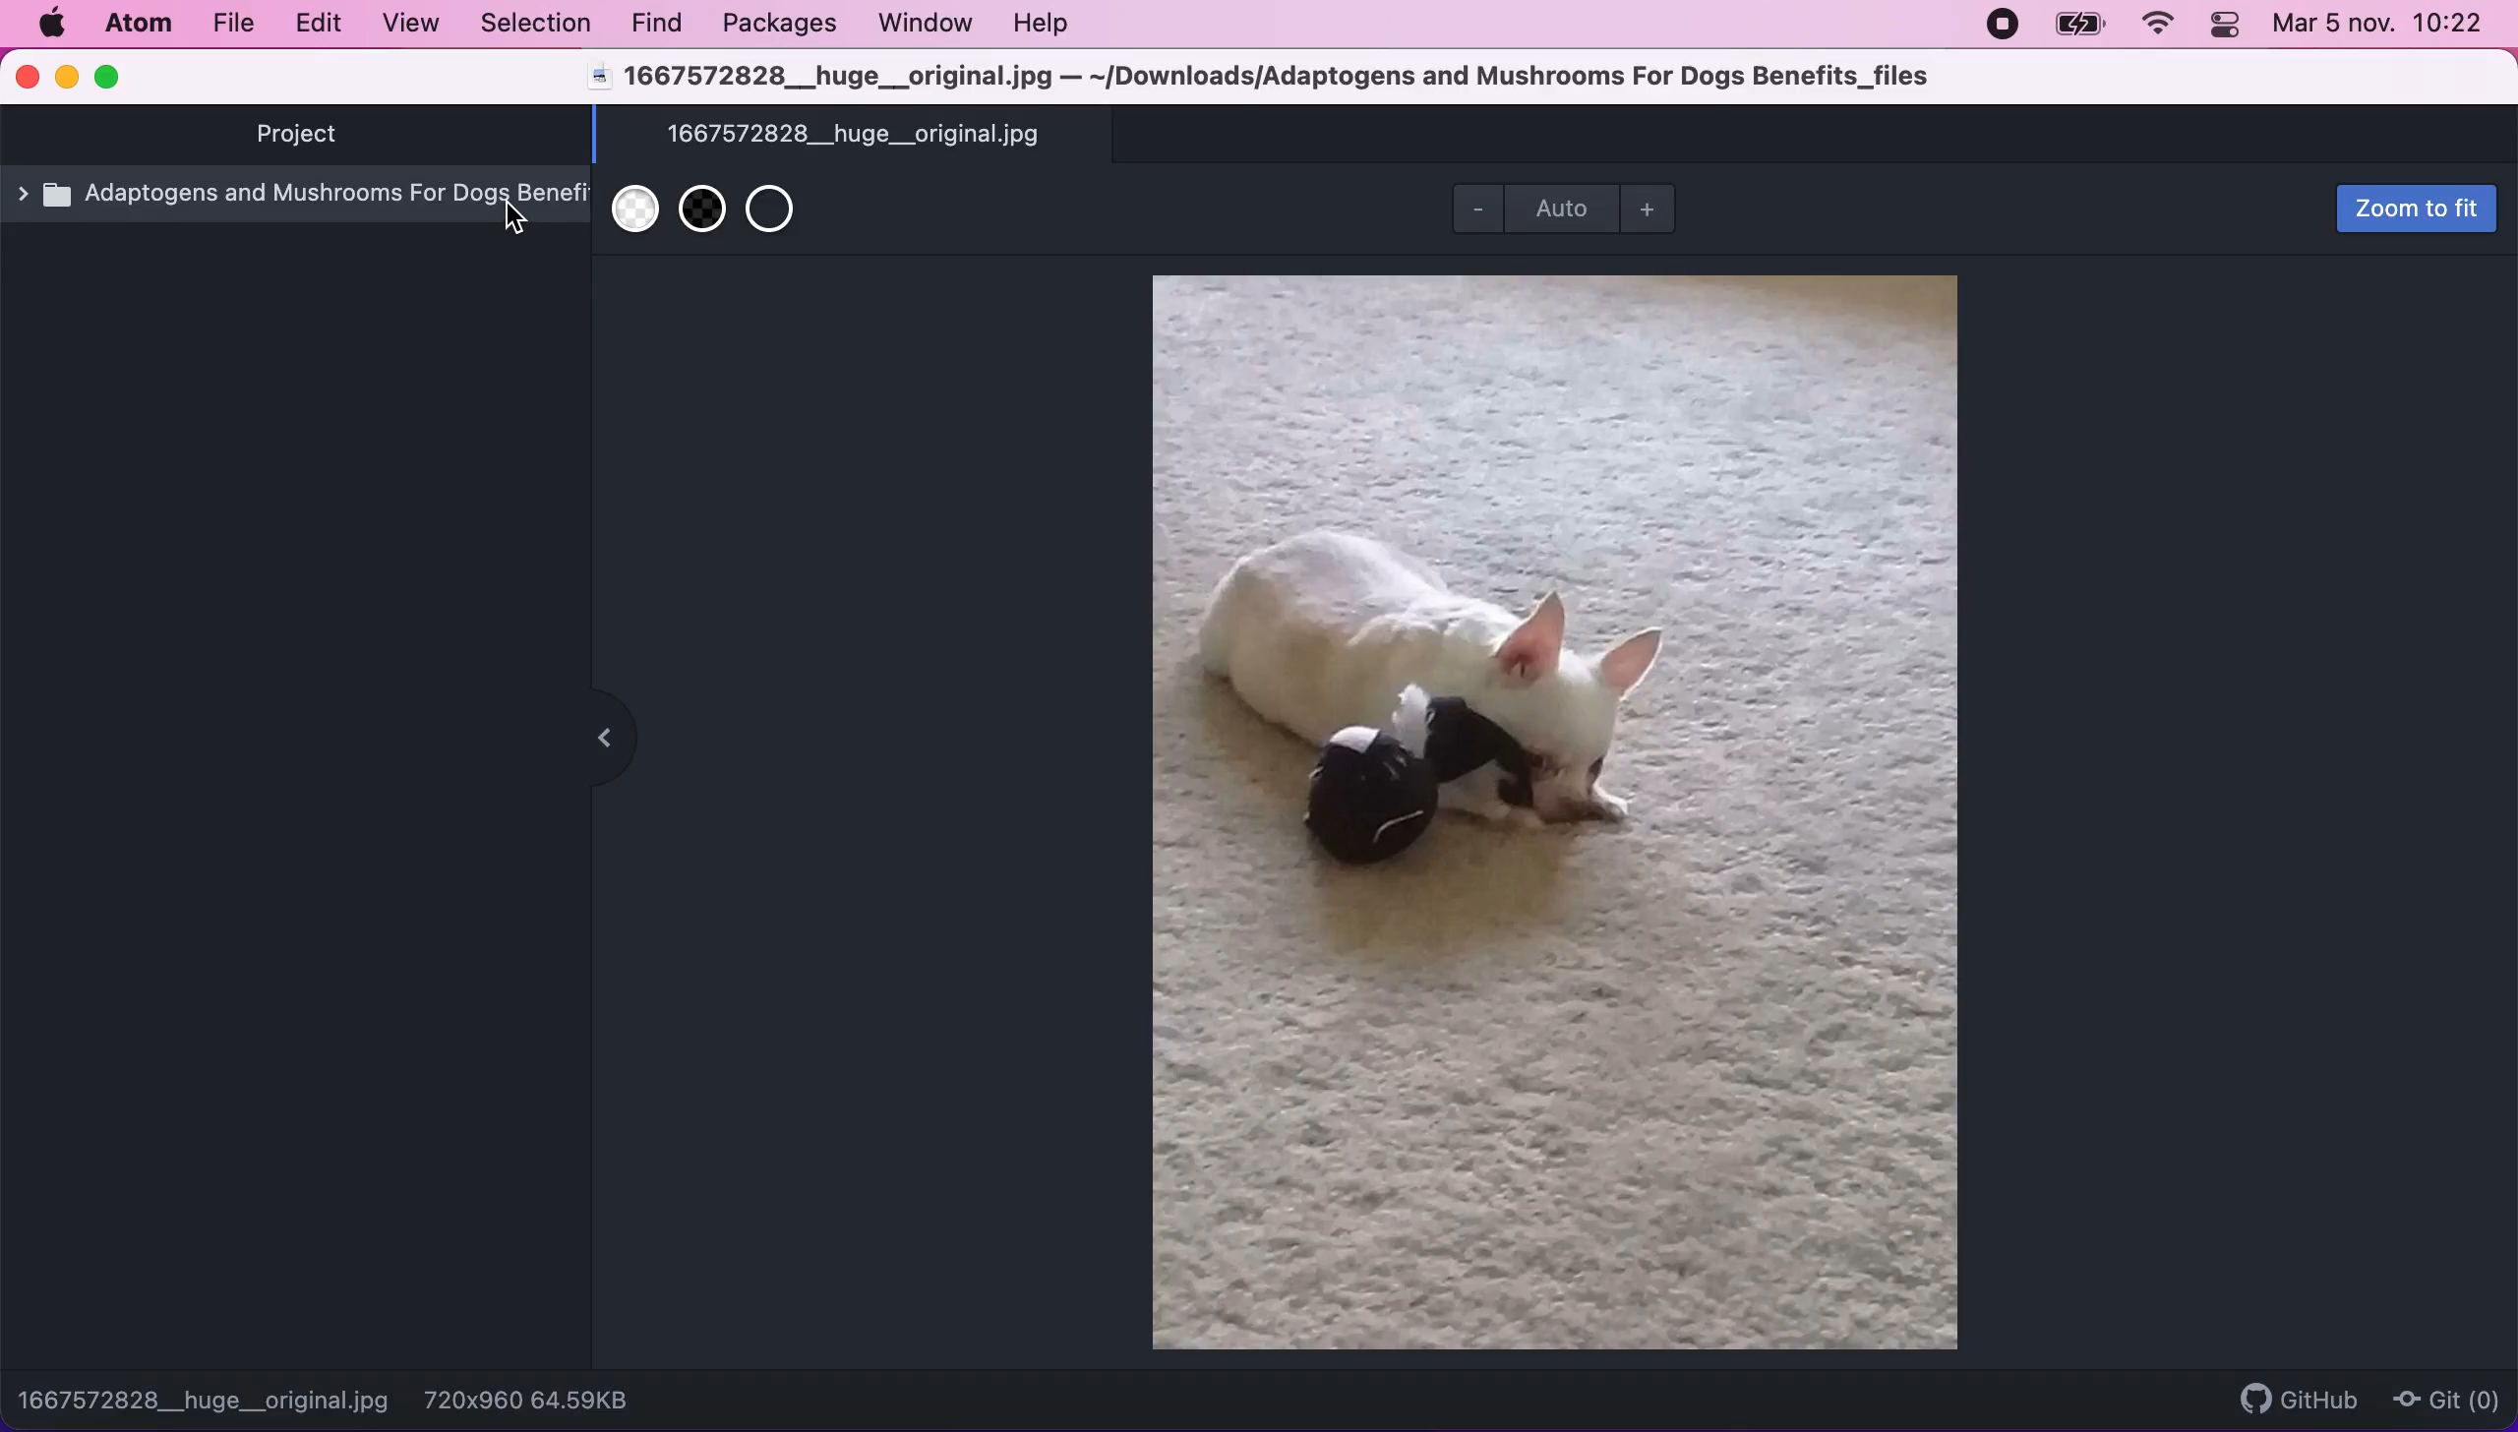 This screenshot has width=2518, height=1432. Describe the element at coordinates (598, 740) in the screenshot. I see `show/hide` at that location.